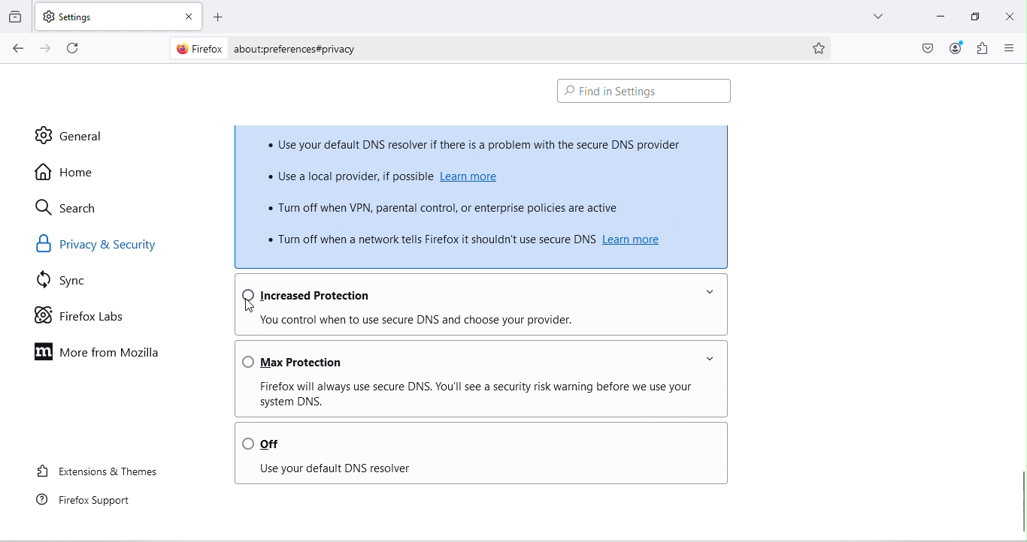 The width and height of the screenshot is (1027, 542). Describe the element at coordinates (458, 206) in the screenshot. I see `« Turn off when VPN, parental control, or enterprise policies are active` at that location.